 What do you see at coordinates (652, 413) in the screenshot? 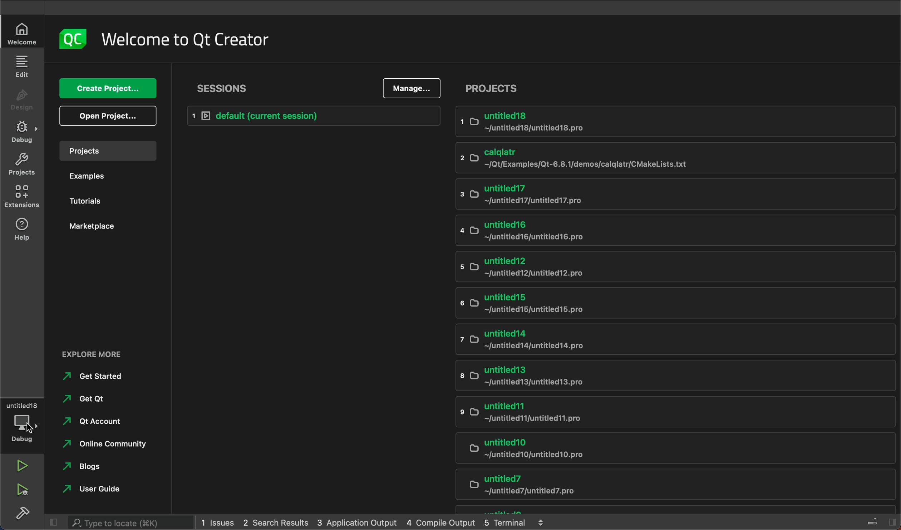
I see `untitled11` at bounding box center [652, 413].